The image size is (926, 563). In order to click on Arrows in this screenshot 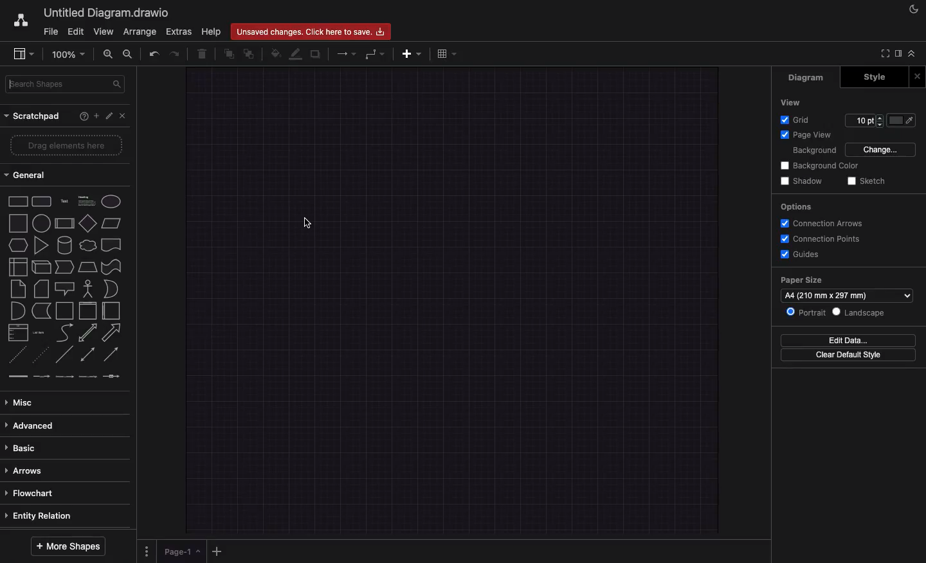, I will do `click(348, 53)`.